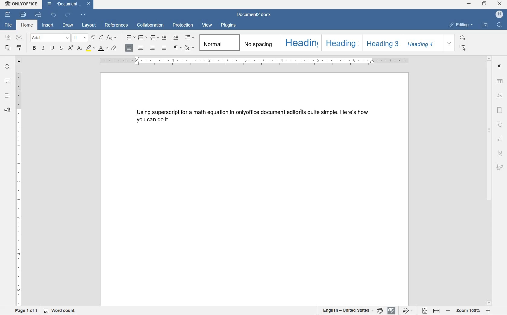 This screenshot has width=507, height=315. Describe the element at coordinates (92, 38) in the screenshot. I see `increment font size` at that location.